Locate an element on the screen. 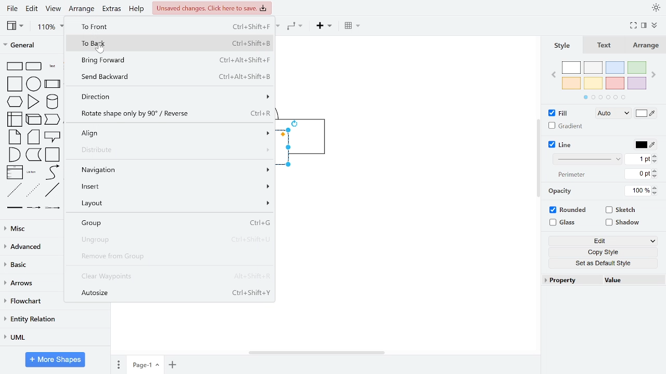 The width and height of the screenshot is (666, 374). increase perimeter is located at coordinates (655, 170).